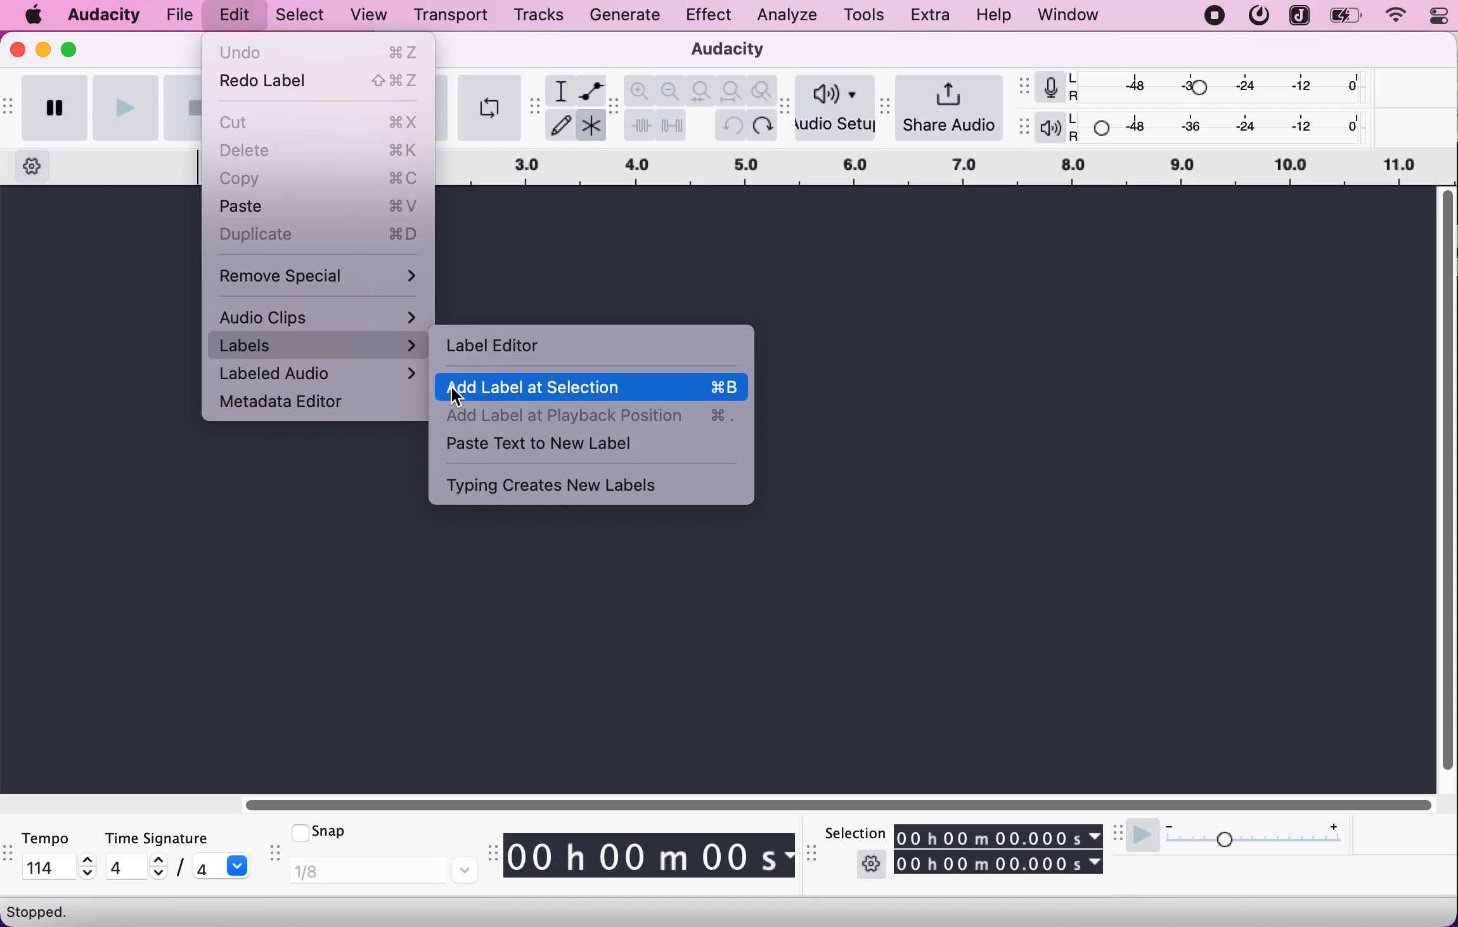  What do you see at coordinates (1143, 836) in the screenshot?
I see `play at speed` at bounding box center [1143, 836].